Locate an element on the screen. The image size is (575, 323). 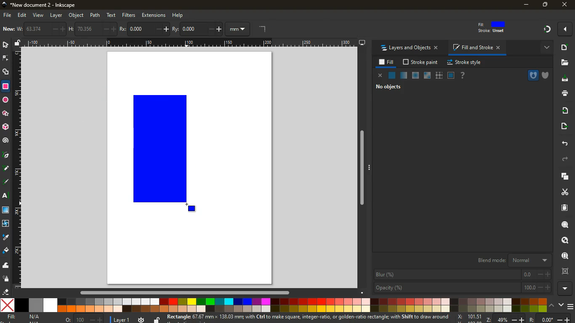
layers is located at coordinates (565, 177).